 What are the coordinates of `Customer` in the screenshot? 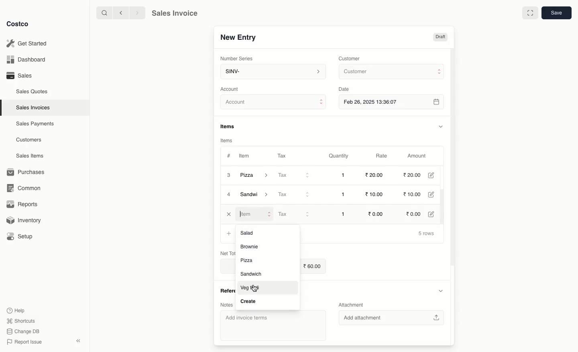 It's located at (350, 58).